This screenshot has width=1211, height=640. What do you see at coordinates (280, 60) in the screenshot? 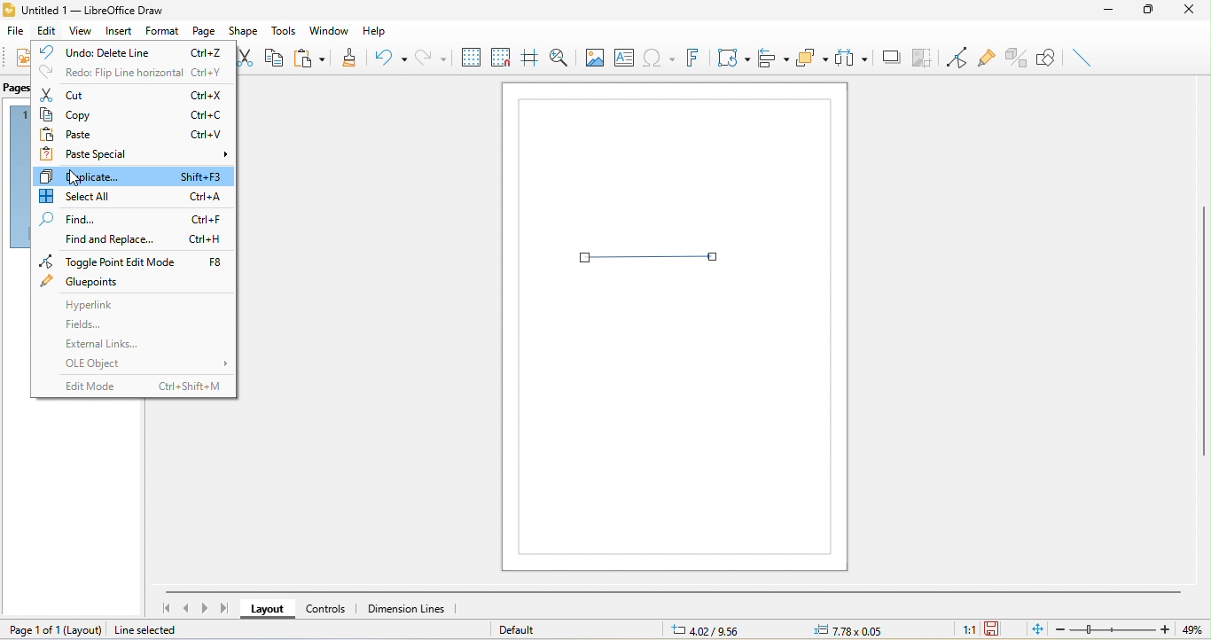
I see `copy` at bounding box center [280, 60].